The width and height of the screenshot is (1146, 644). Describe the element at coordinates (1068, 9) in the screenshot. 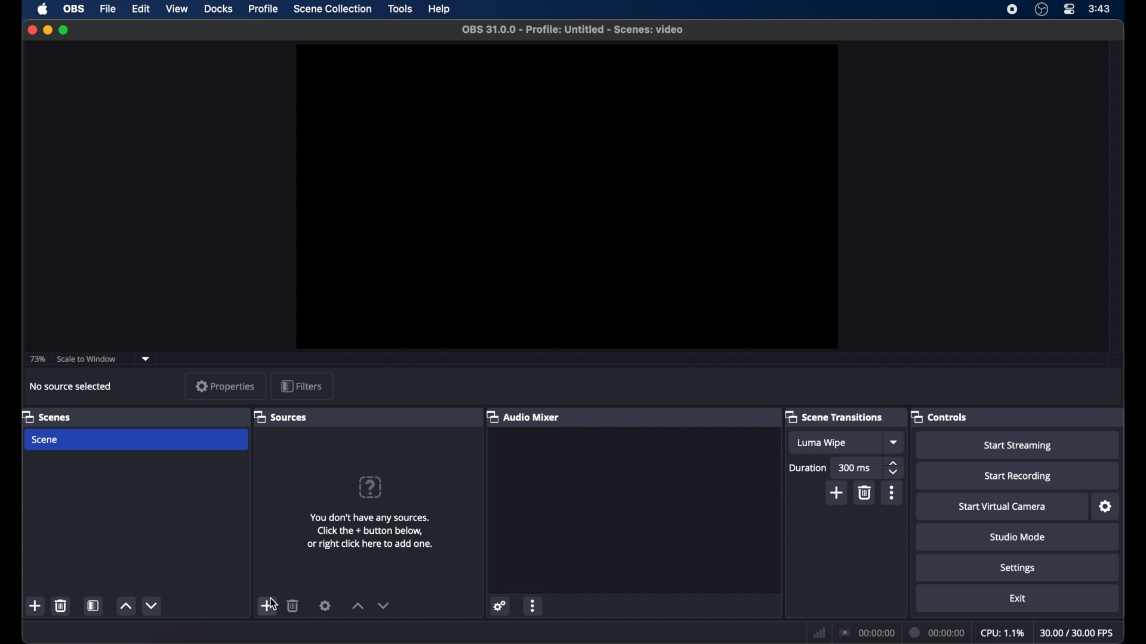

I see `control center` at that location.